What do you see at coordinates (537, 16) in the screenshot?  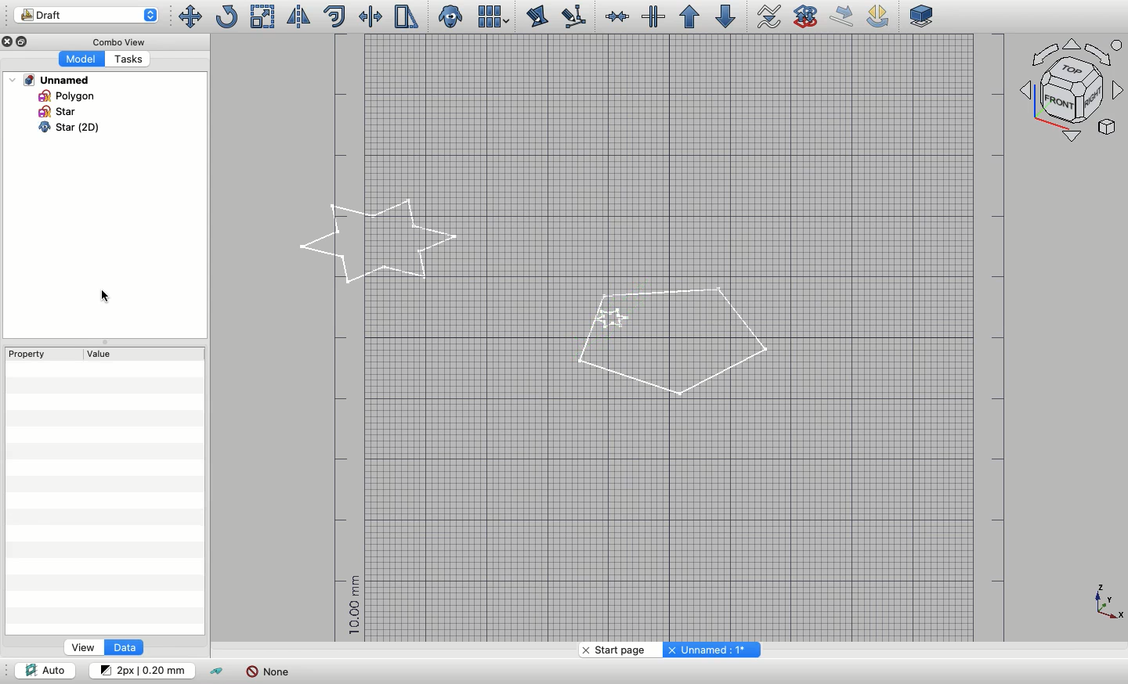 I see `Edit` at bounding box center [537, 16].